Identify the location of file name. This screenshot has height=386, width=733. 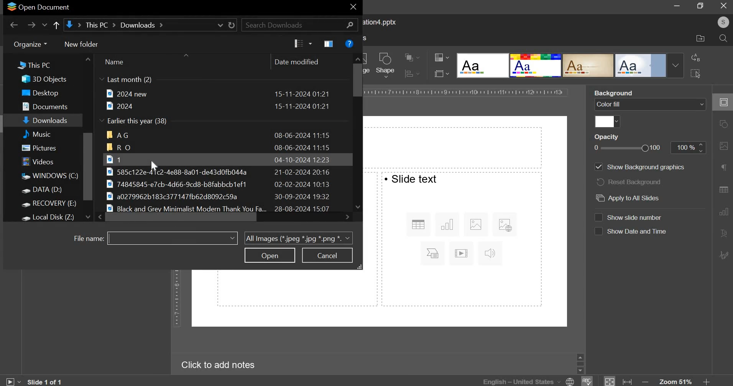
(88, 239).